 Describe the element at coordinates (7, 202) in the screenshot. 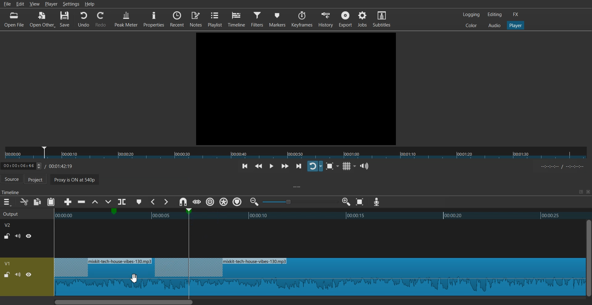

I see `Hamburger menu` at that location.